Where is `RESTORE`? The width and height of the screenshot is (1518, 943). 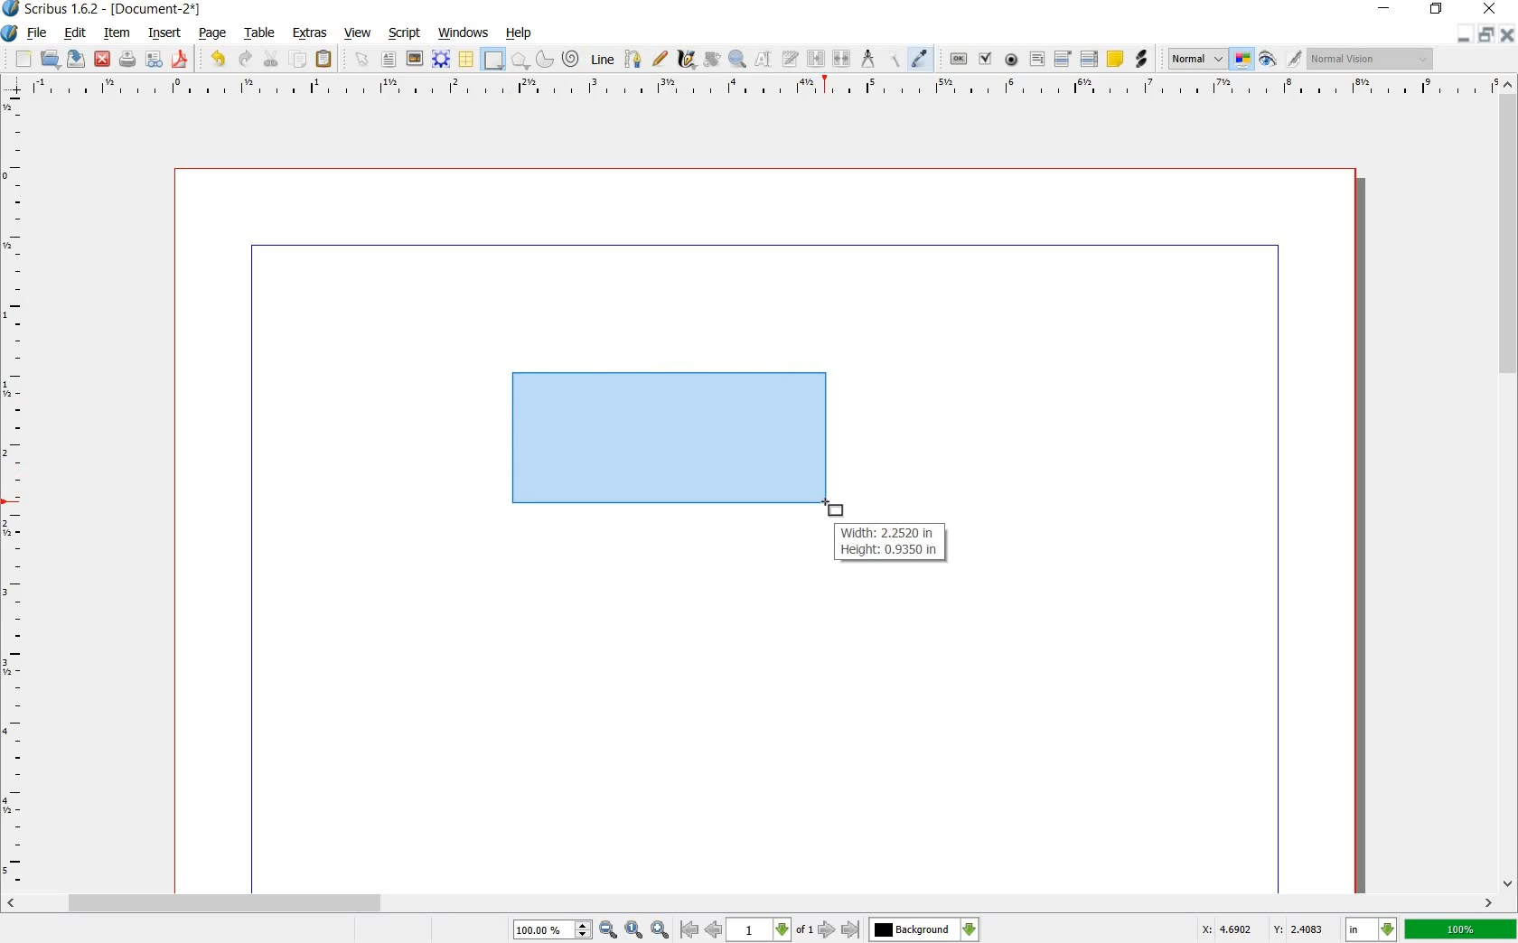
RESTORE is located at coordinates (1488, 34).